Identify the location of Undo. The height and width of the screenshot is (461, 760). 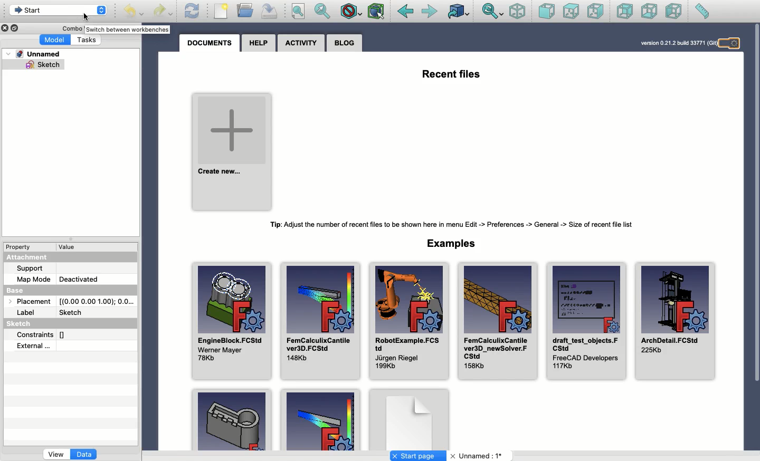
(134, 12).